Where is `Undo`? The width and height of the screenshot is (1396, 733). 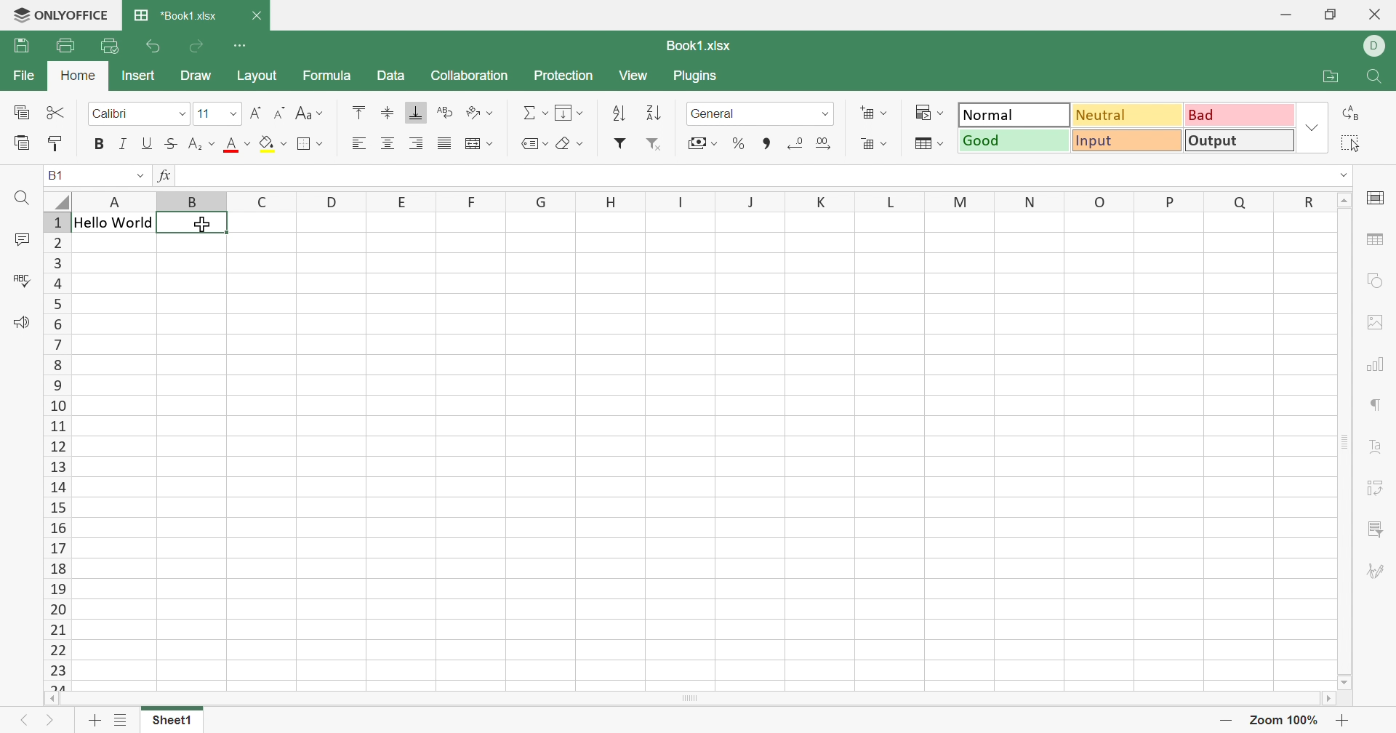
Undo is located at coordinates (152, 48).